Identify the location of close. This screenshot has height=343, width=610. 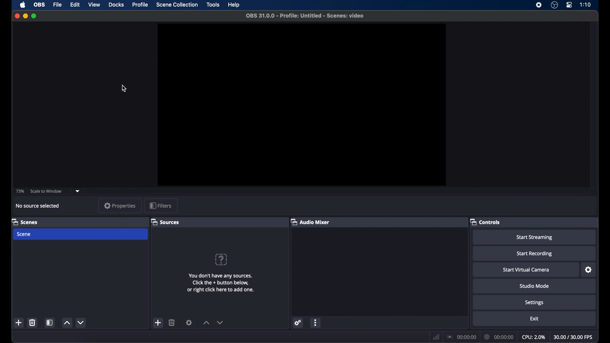
(17, 16).